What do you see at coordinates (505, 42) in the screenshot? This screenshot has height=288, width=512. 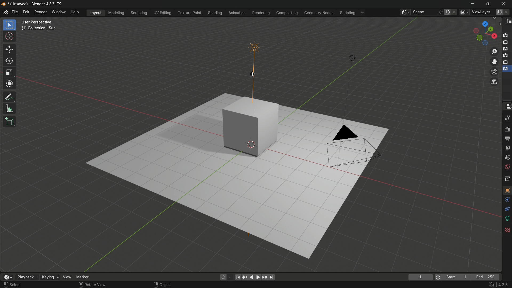 I see `layer 2` at bounding box center [505, 42].